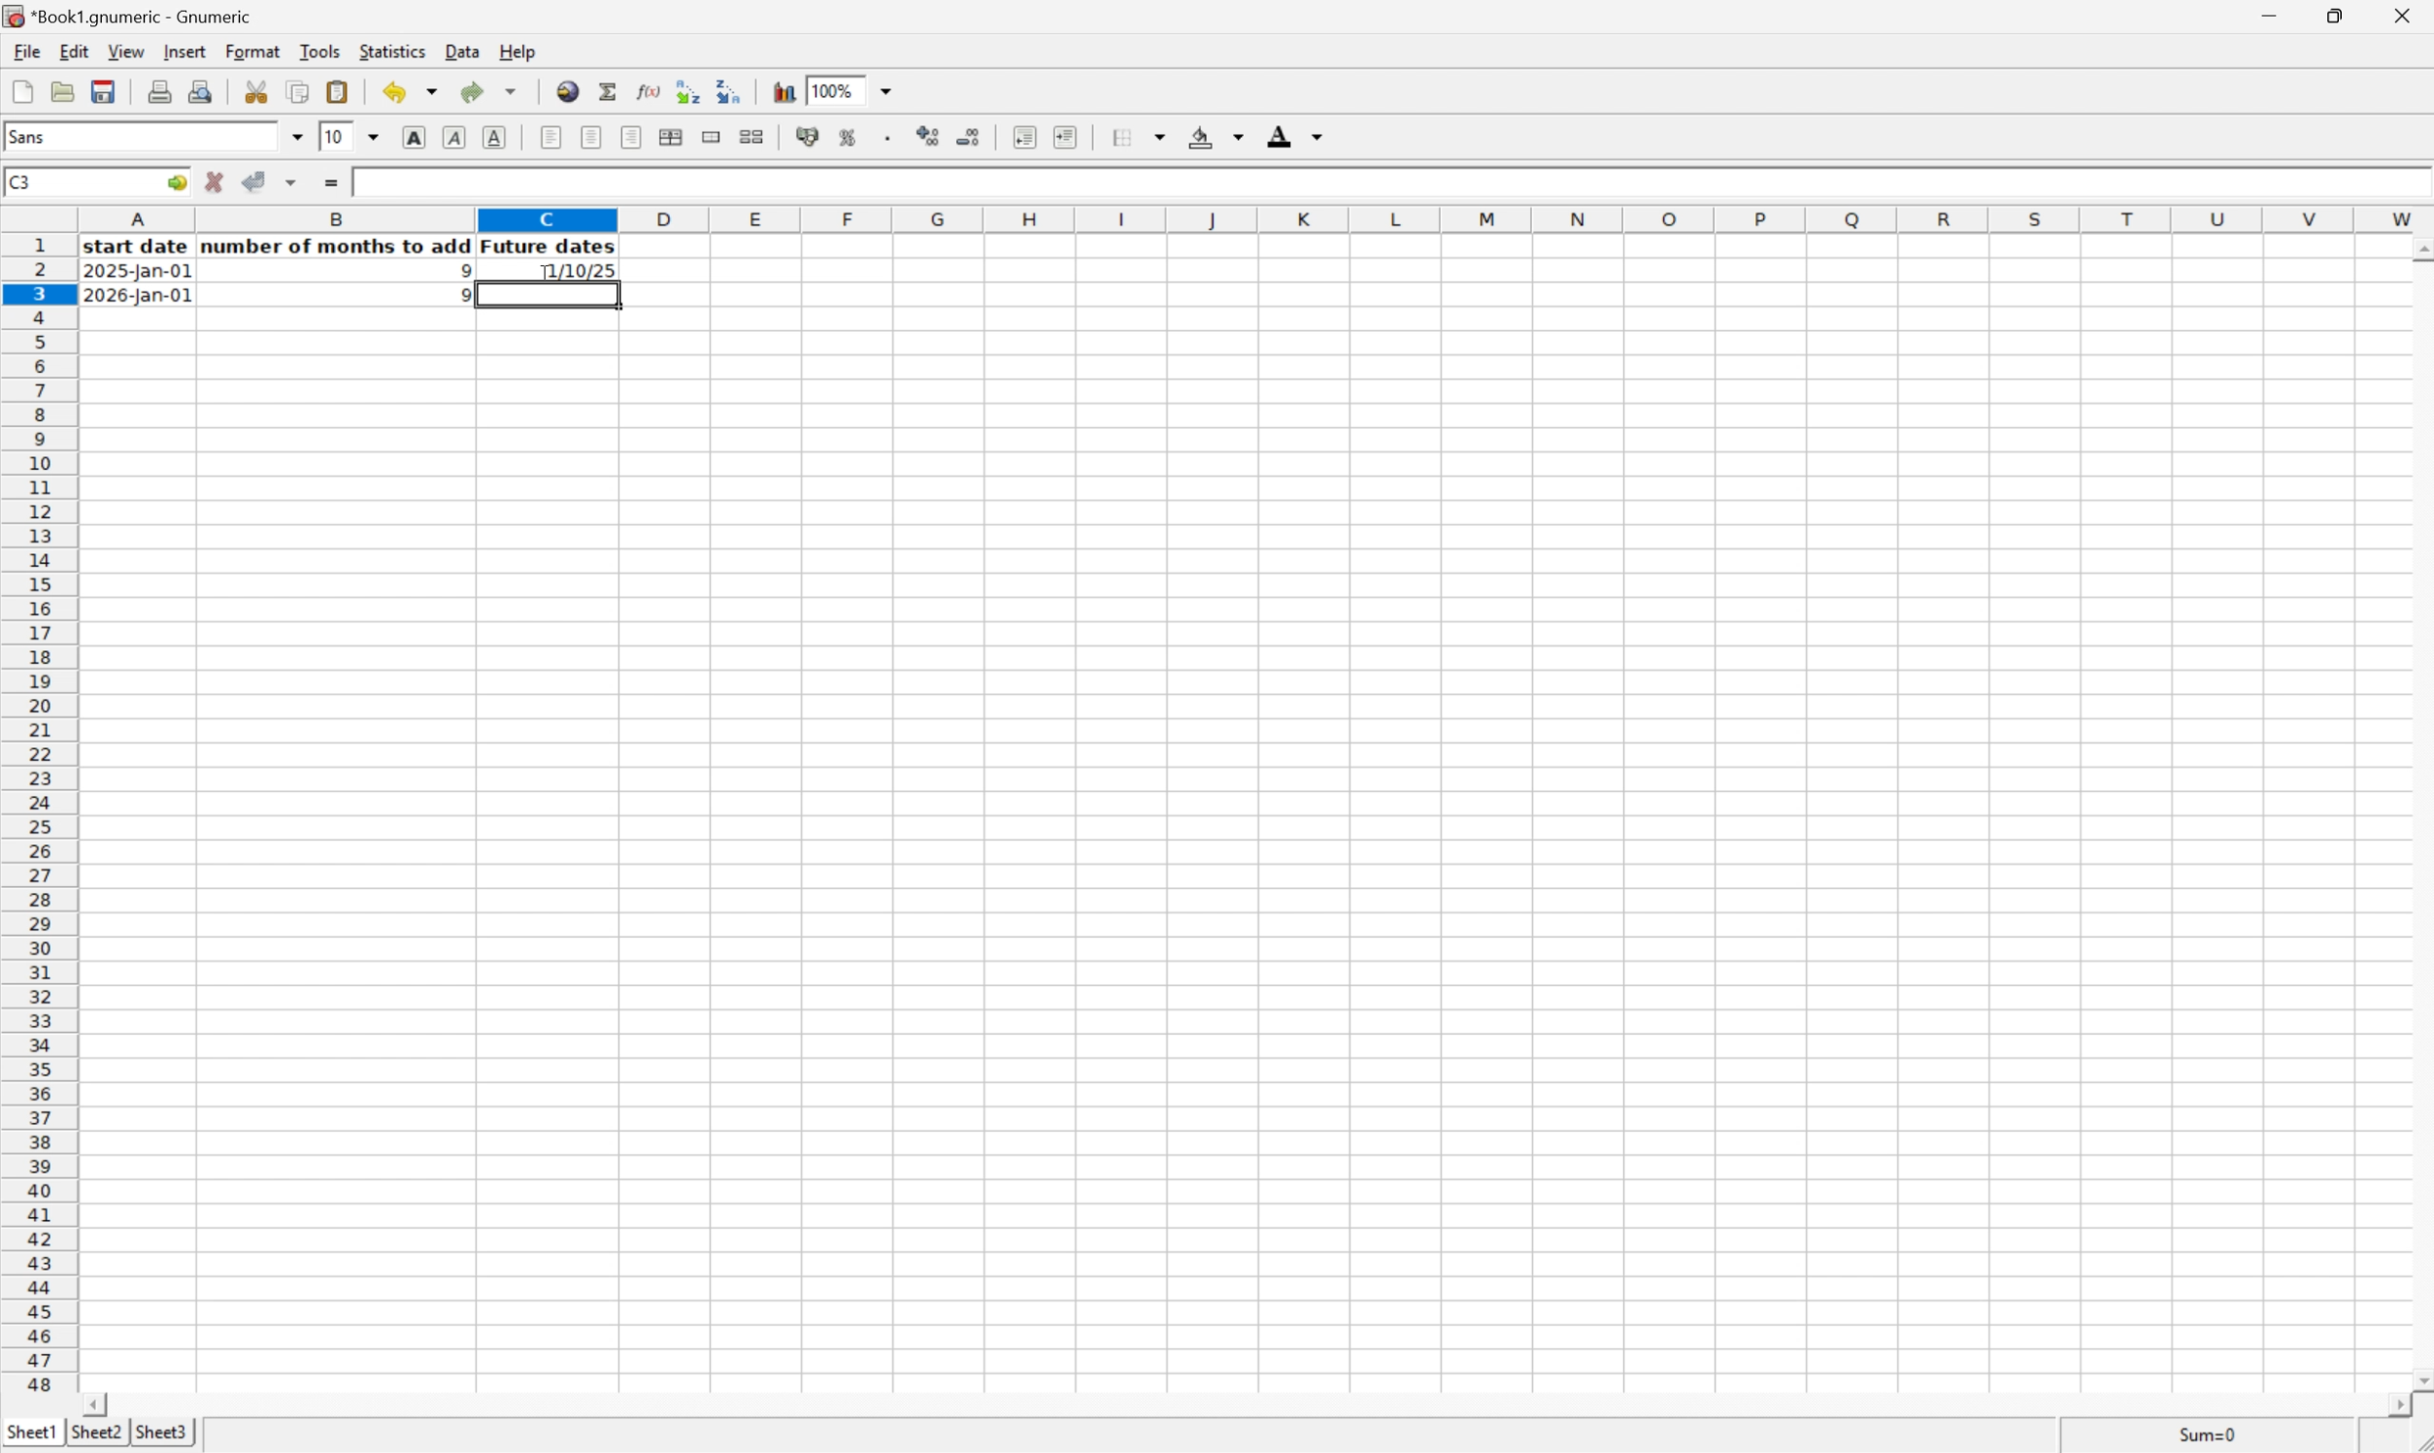  I want to click on Increase the number of decimals displayed, so click(930, 139).